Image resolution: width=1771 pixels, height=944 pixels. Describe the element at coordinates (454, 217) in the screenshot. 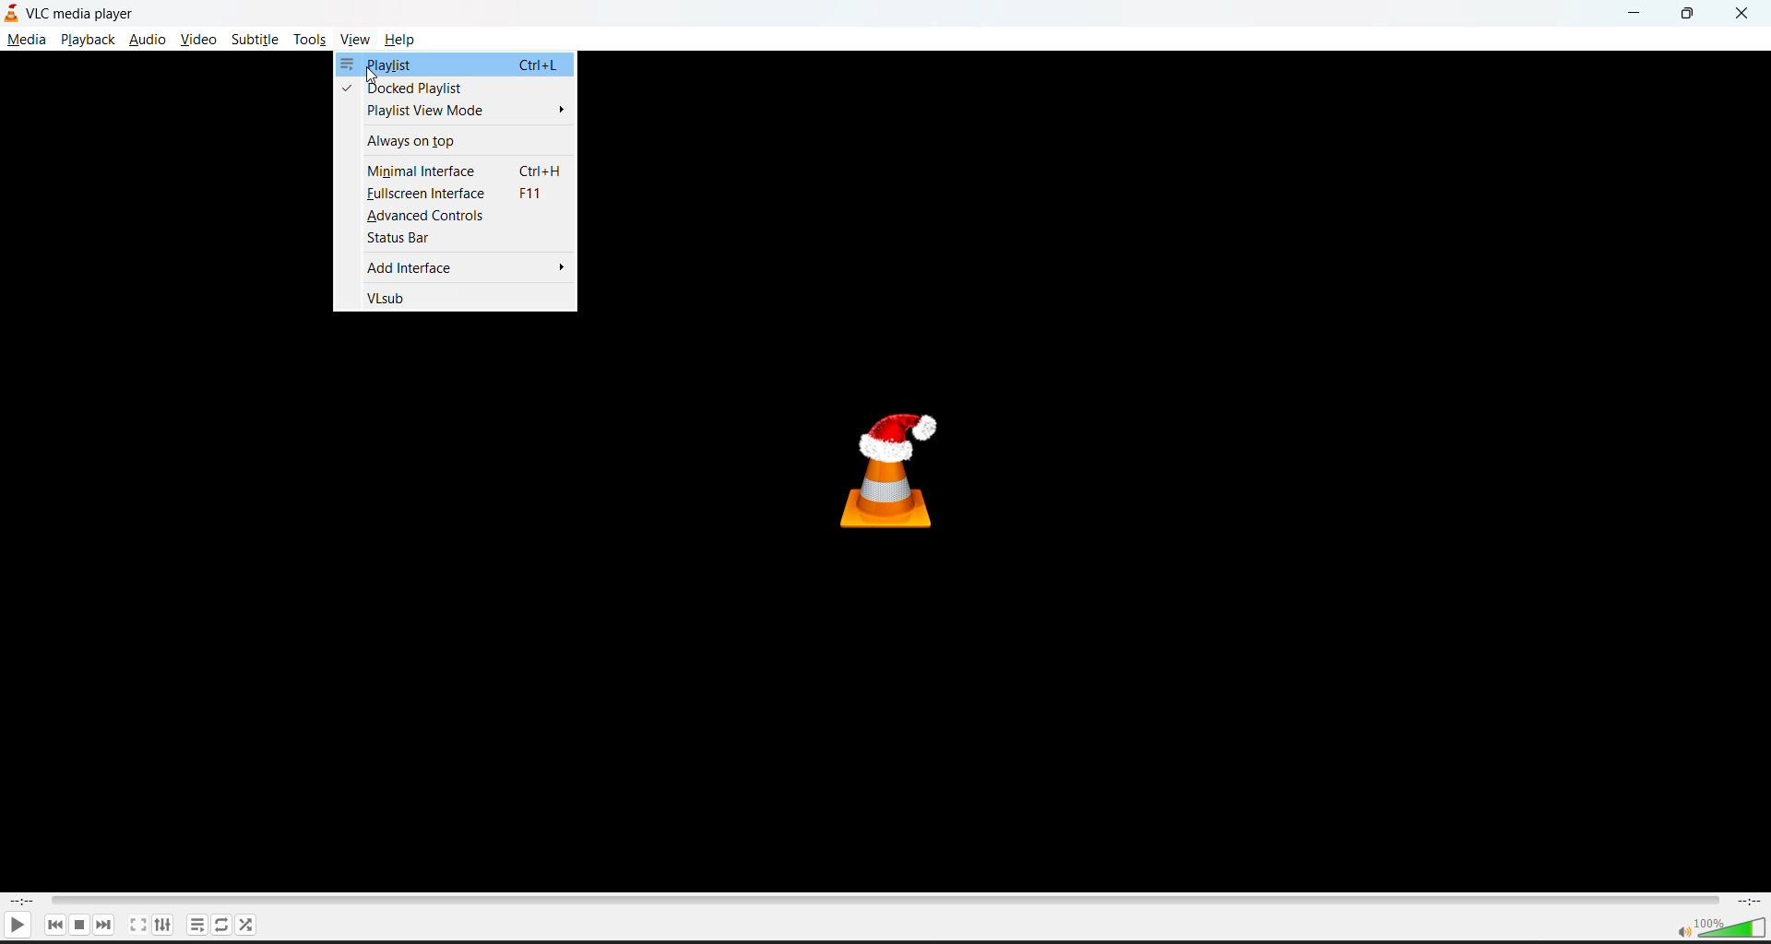

I see `advanced controls` at that location.